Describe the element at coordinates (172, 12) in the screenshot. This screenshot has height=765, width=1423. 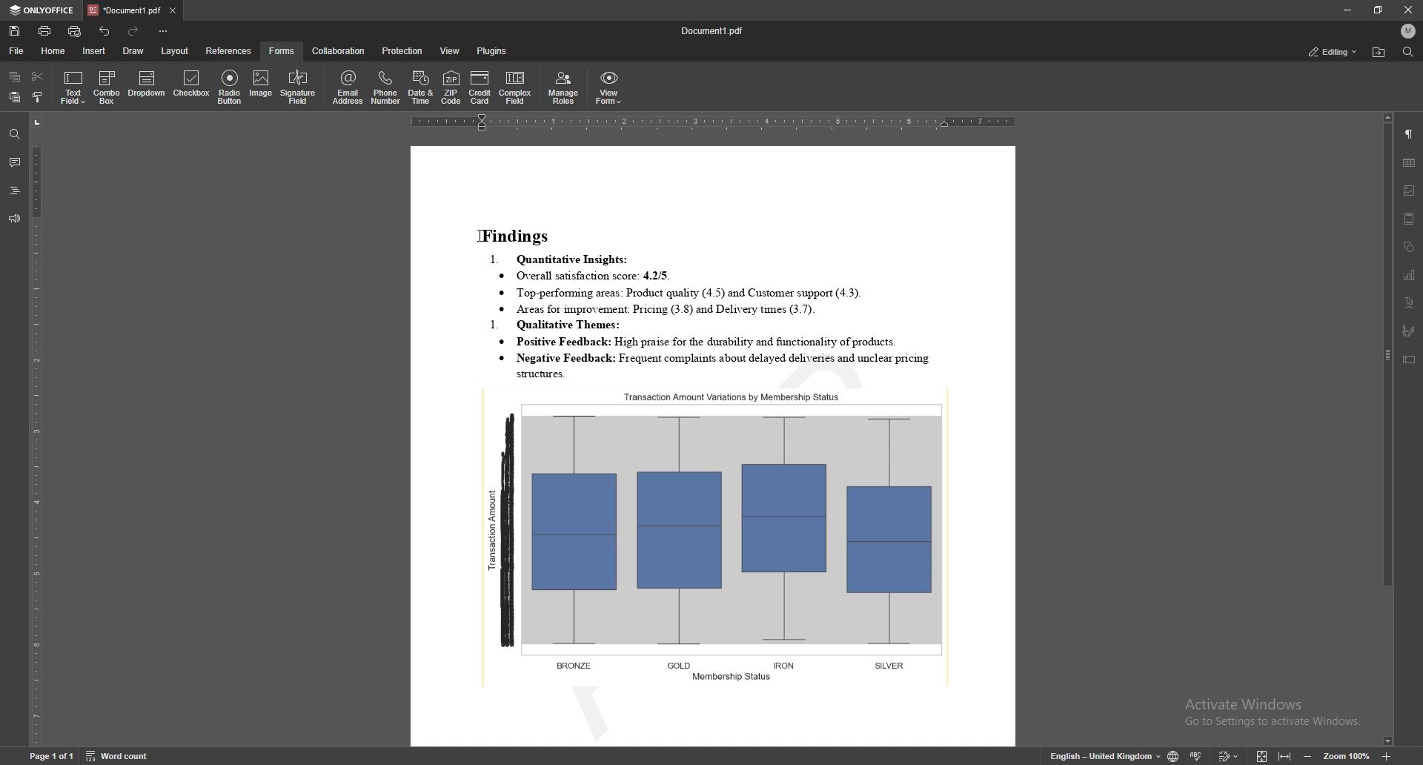
I see `close tab` at that location.